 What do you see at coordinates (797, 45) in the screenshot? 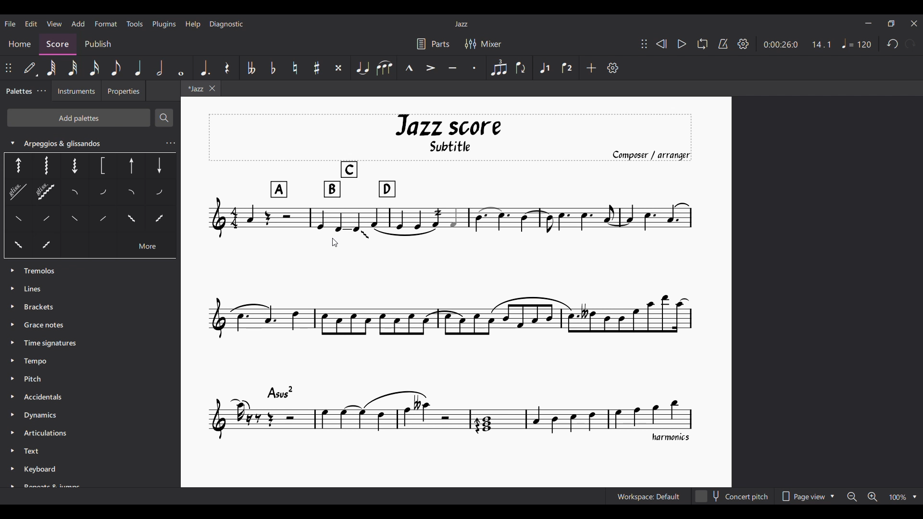
I see `Duration and ratio` at bounding box center [797, 45].